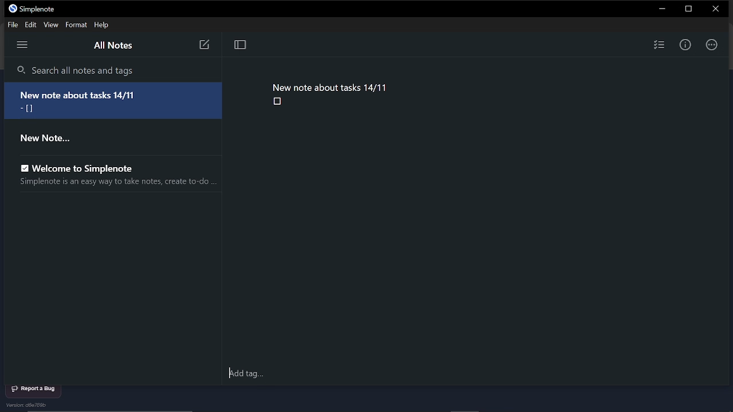 Image resolution: width=733 pixels, height=412 pixels. Describe the element at coordinates (37, 388) in the screenshot. I see `Report a bug` at that location.